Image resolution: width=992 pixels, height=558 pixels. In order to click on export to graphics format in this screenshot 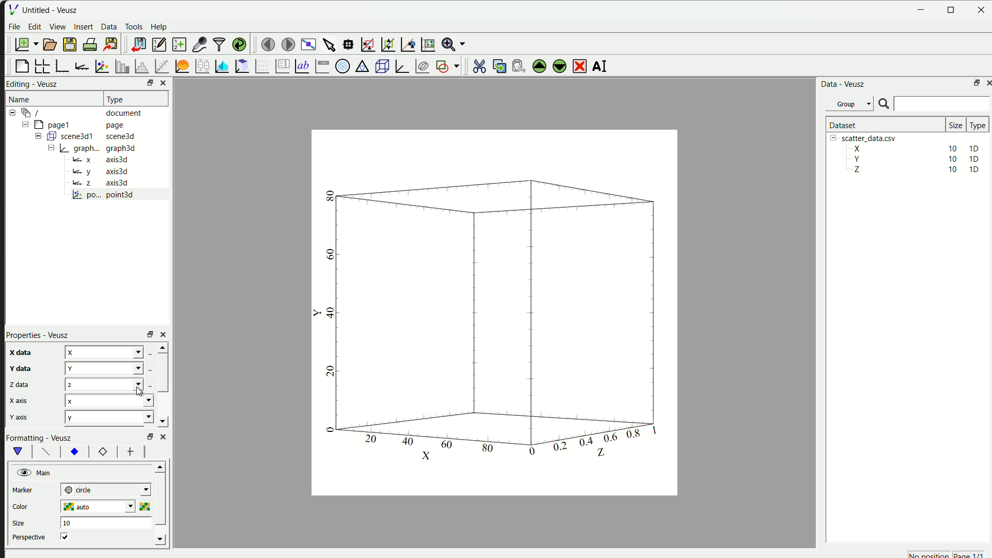, I will do `click(110, 43)`.